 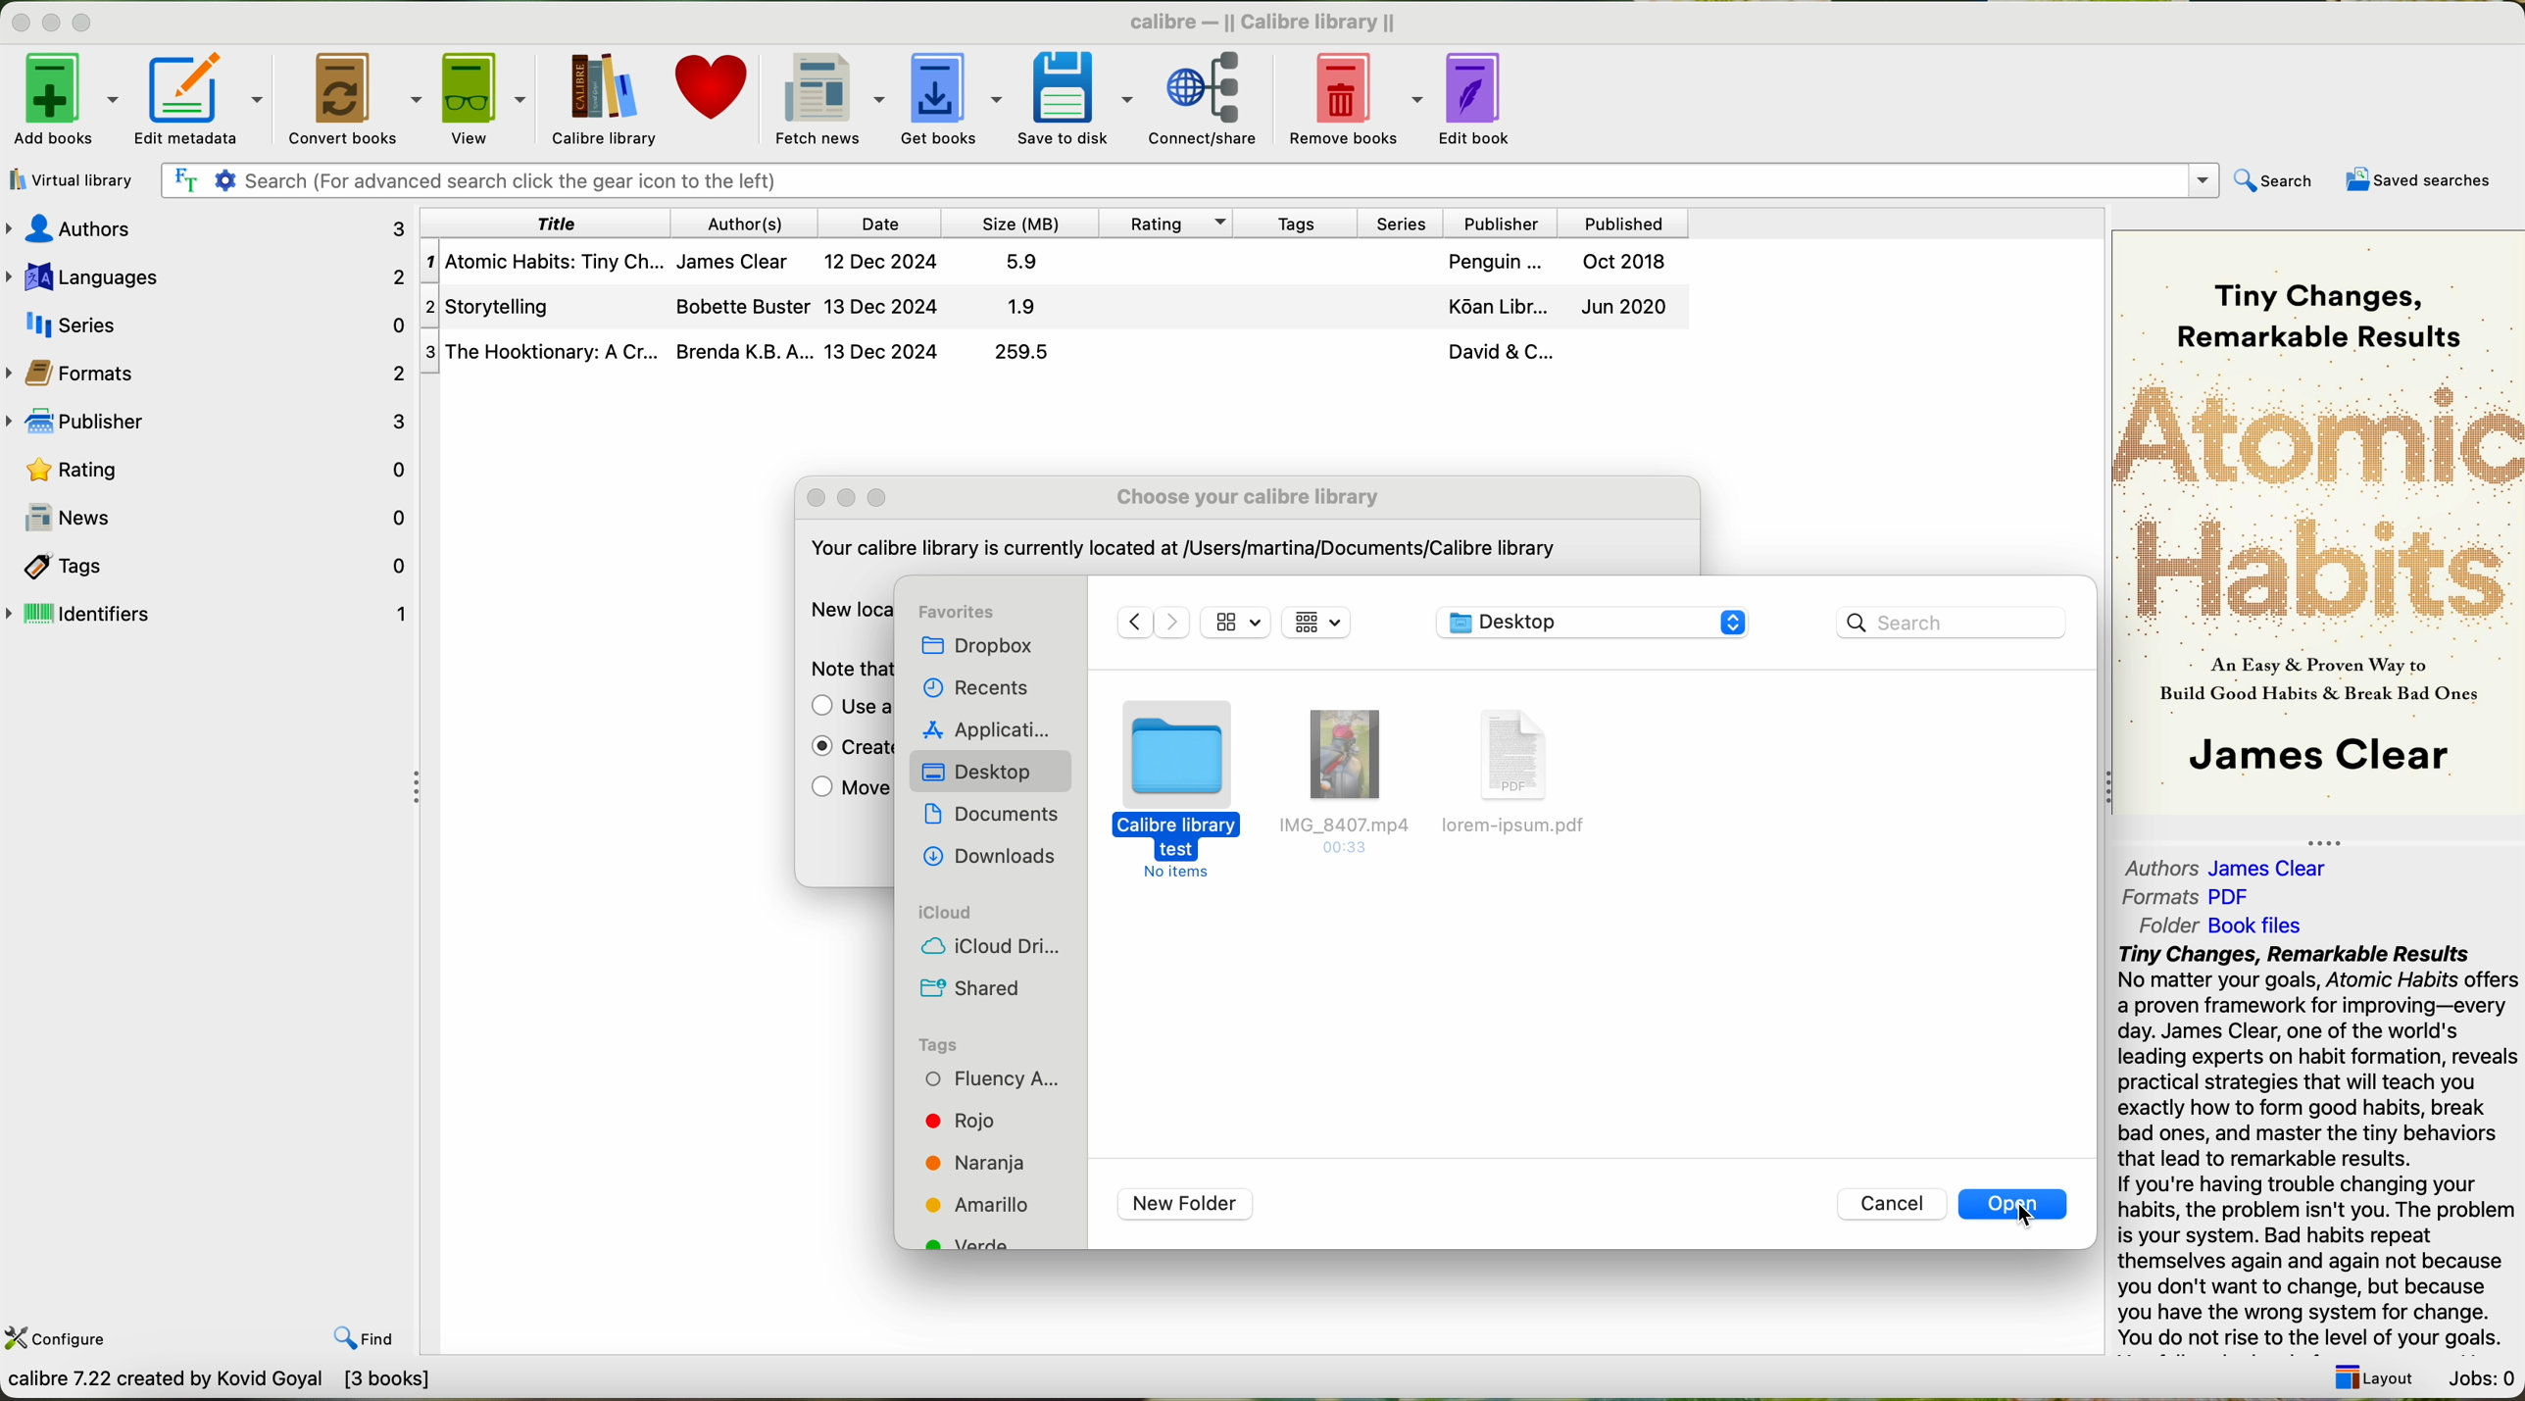 I want to click on languages, so click(x=207, y=274).